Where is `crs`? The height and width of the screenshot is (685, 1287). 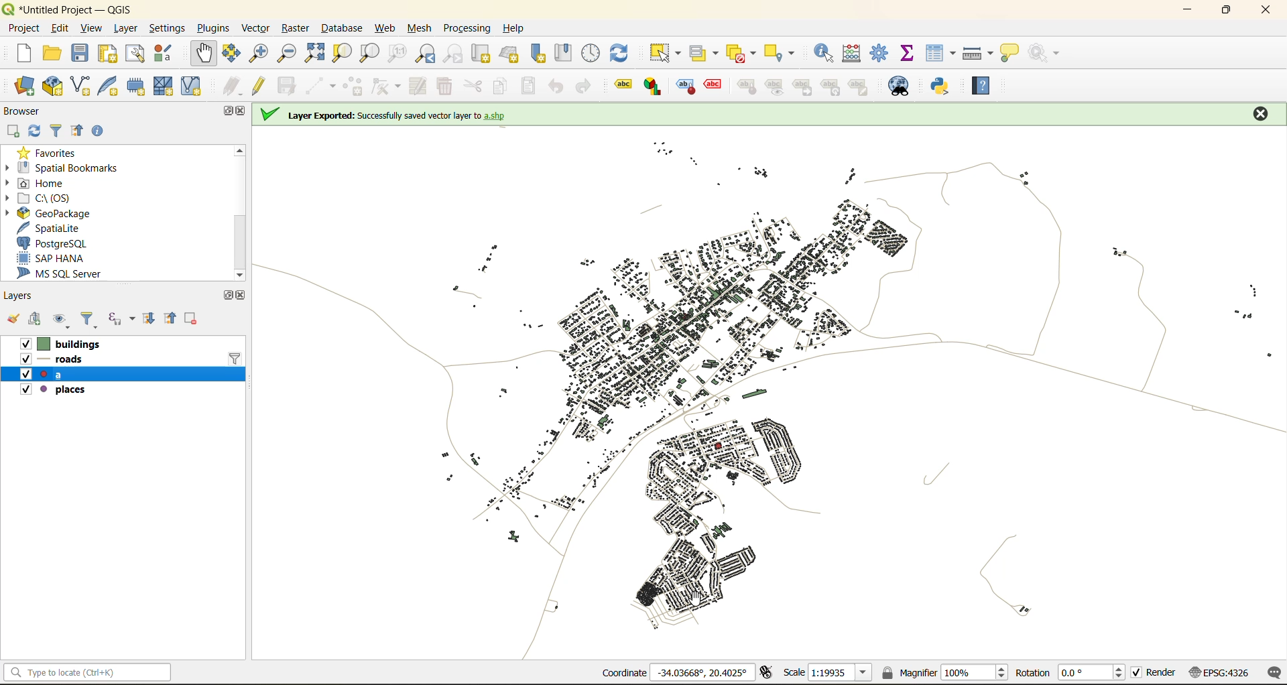 crs is located at coordinates (1219, 674).